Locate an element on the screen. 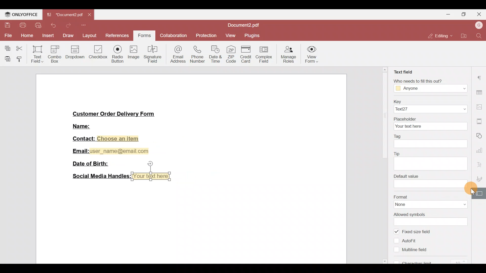 The height and width of the screenshot is (273, 486). Contact: Choose an item is located at coordinates (105, 139).